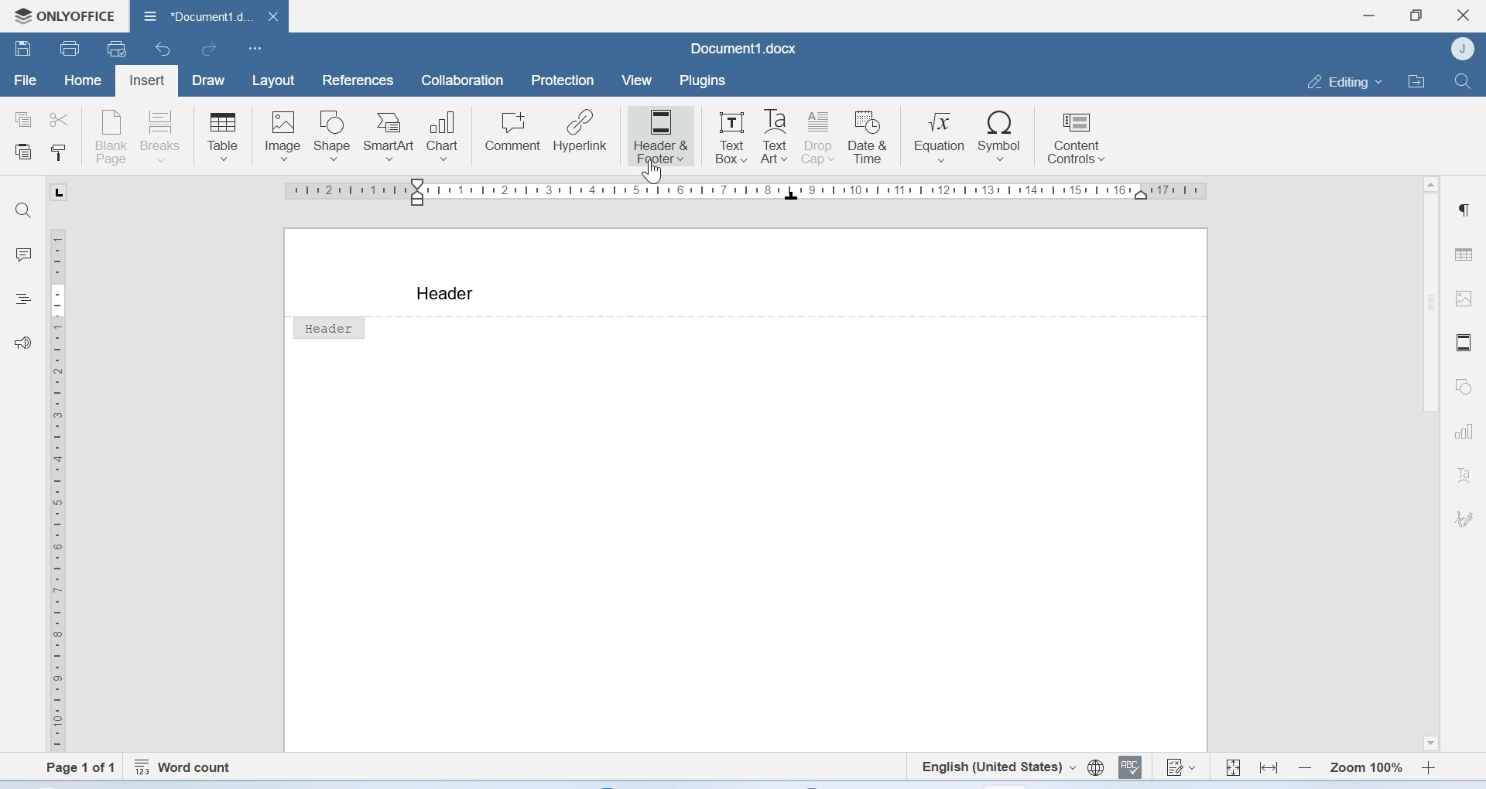 Image resolution: width=1486 pixels, height=789 pixels. What do you see at coordinates (1463, 432) in the screenshot?
I see `Charts` at bounding box center [1463, 432].